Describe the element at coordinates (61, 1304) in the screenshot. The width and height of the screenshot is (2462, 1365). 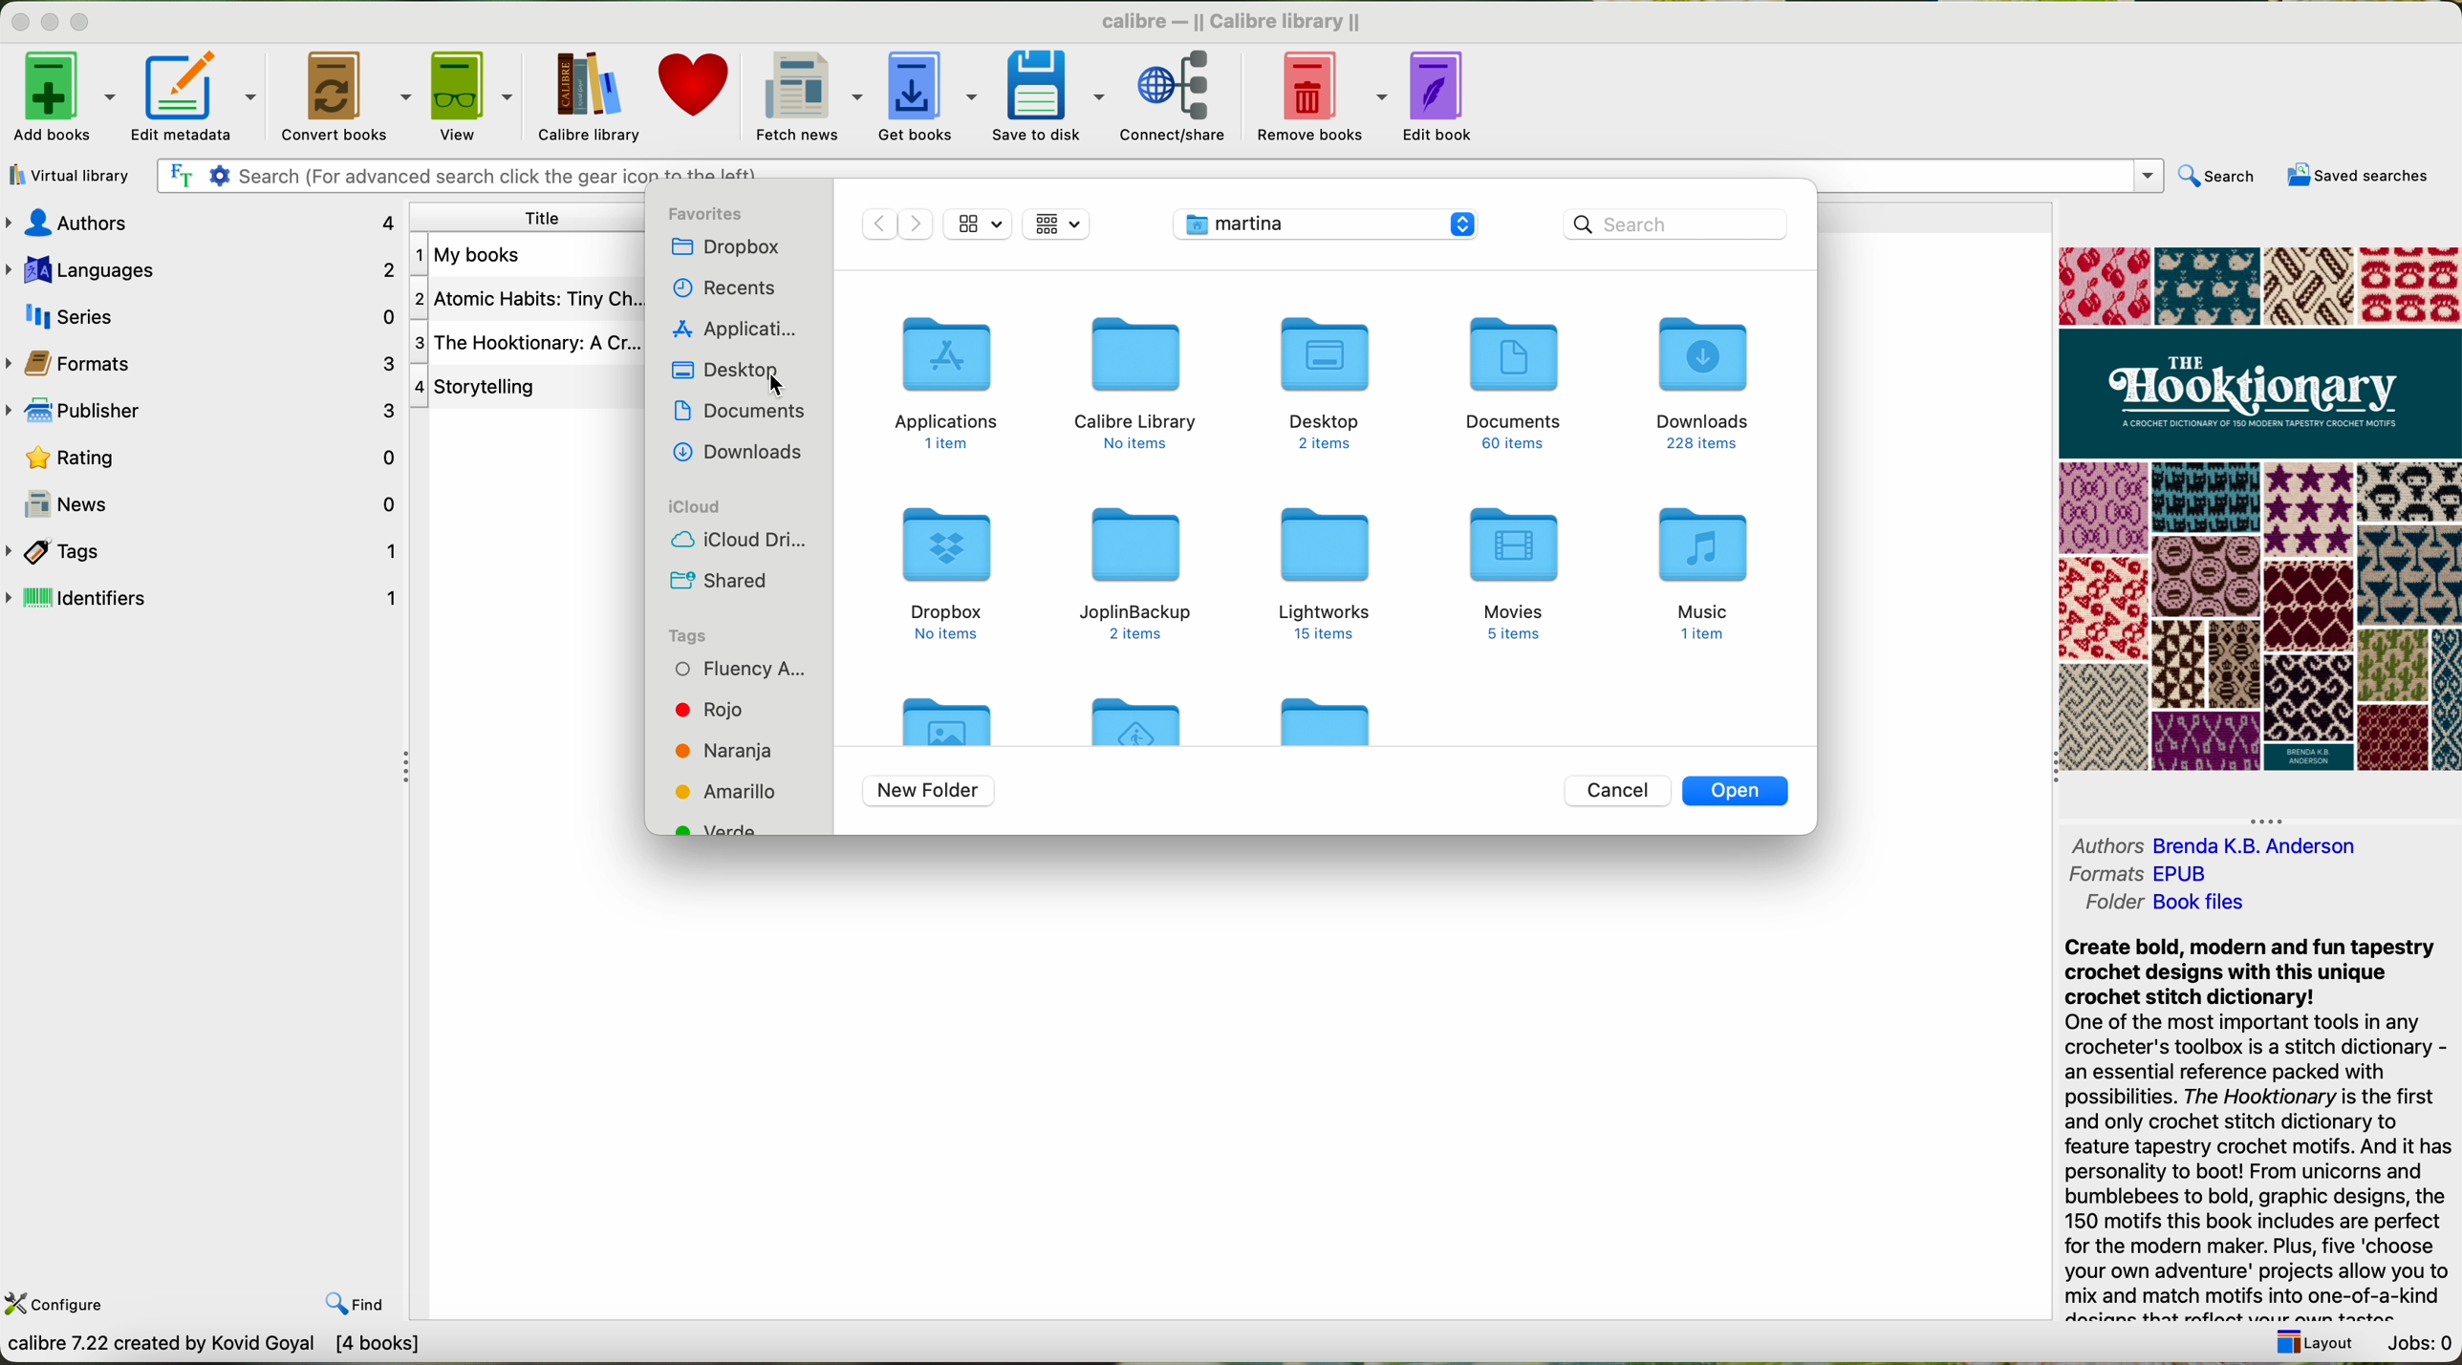
I see `configure` at that location.